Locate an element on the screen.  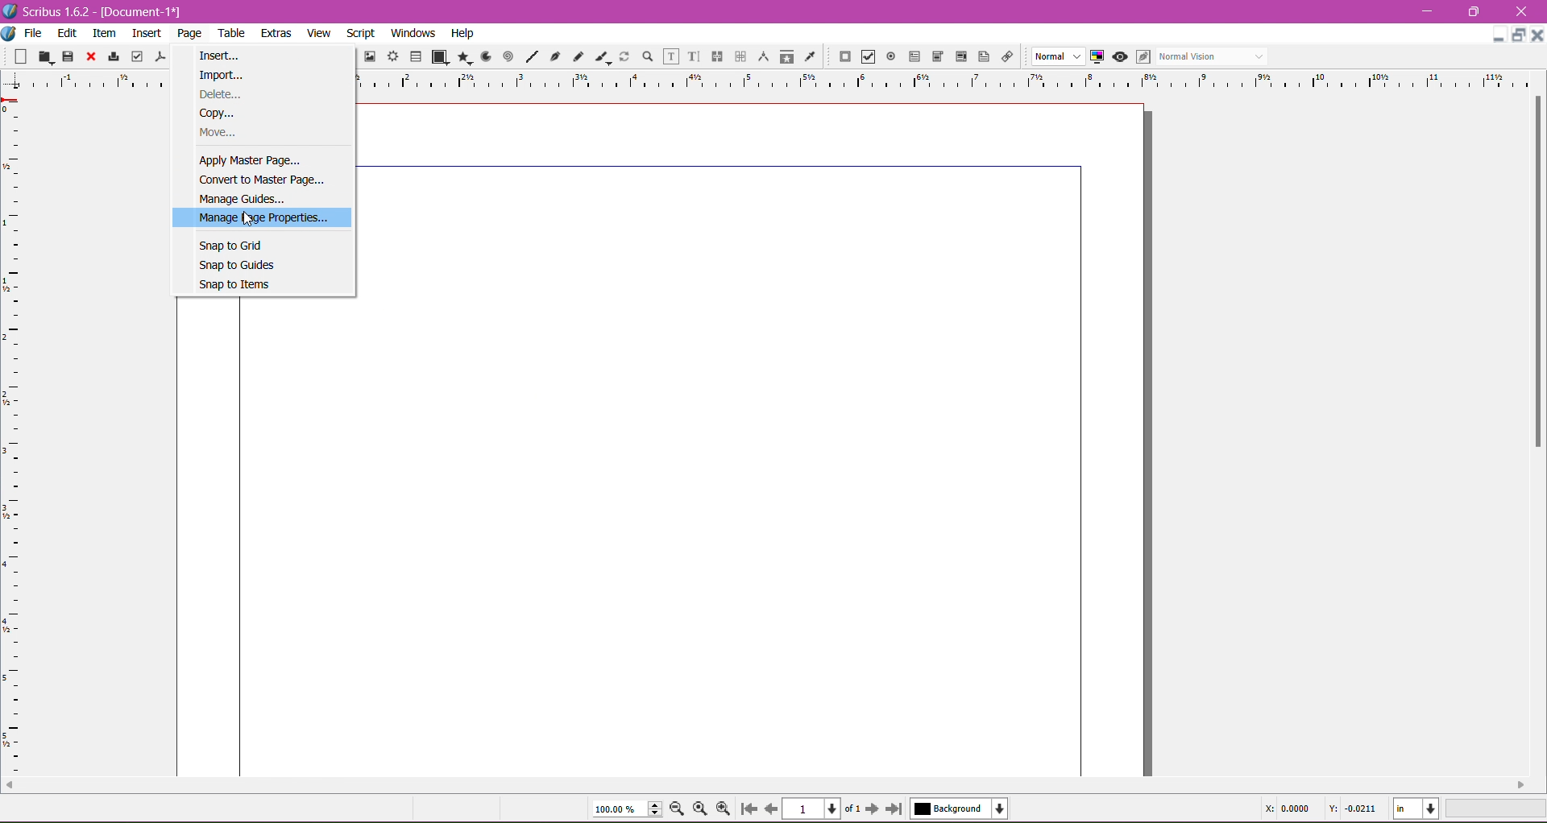
Script is located at coordinates (360, 33).